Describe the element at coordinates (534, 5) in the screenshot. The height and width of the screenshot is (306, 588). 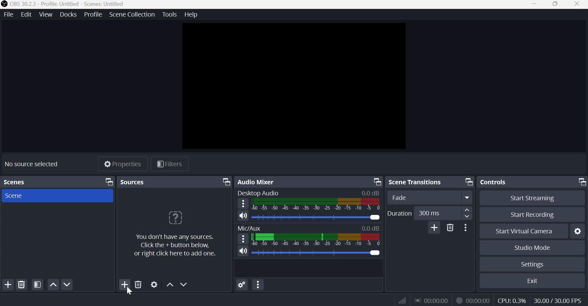
I see `Minimize` at that location.